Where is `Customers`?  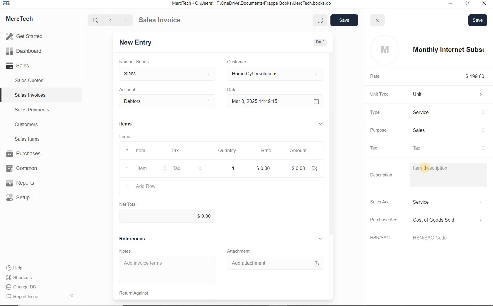
Customers is located at coordinates (32, 125).